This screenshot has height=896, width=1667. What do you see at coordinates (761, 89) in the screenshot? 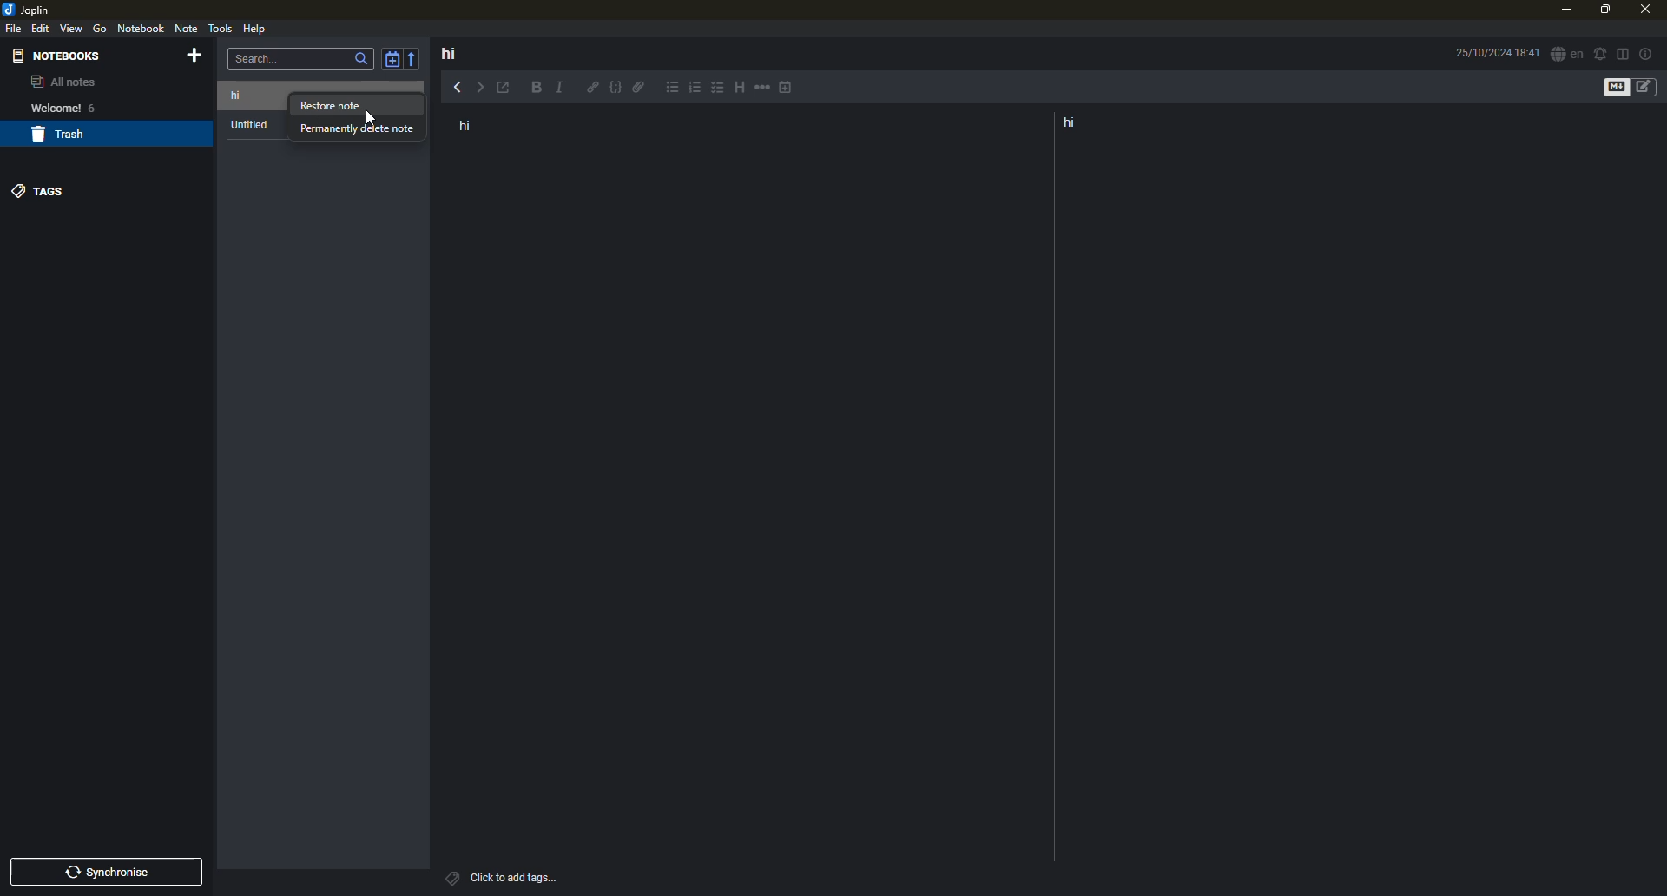
I see `horizontal rule` at bounding box center [761, 89].